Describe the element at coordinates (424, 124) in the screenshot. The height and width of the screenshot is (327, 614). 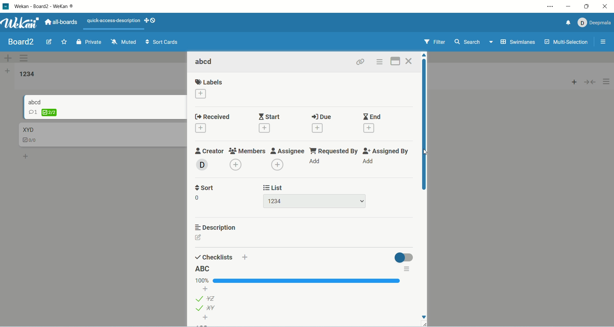
I see `vertical scroll bar` at that location.